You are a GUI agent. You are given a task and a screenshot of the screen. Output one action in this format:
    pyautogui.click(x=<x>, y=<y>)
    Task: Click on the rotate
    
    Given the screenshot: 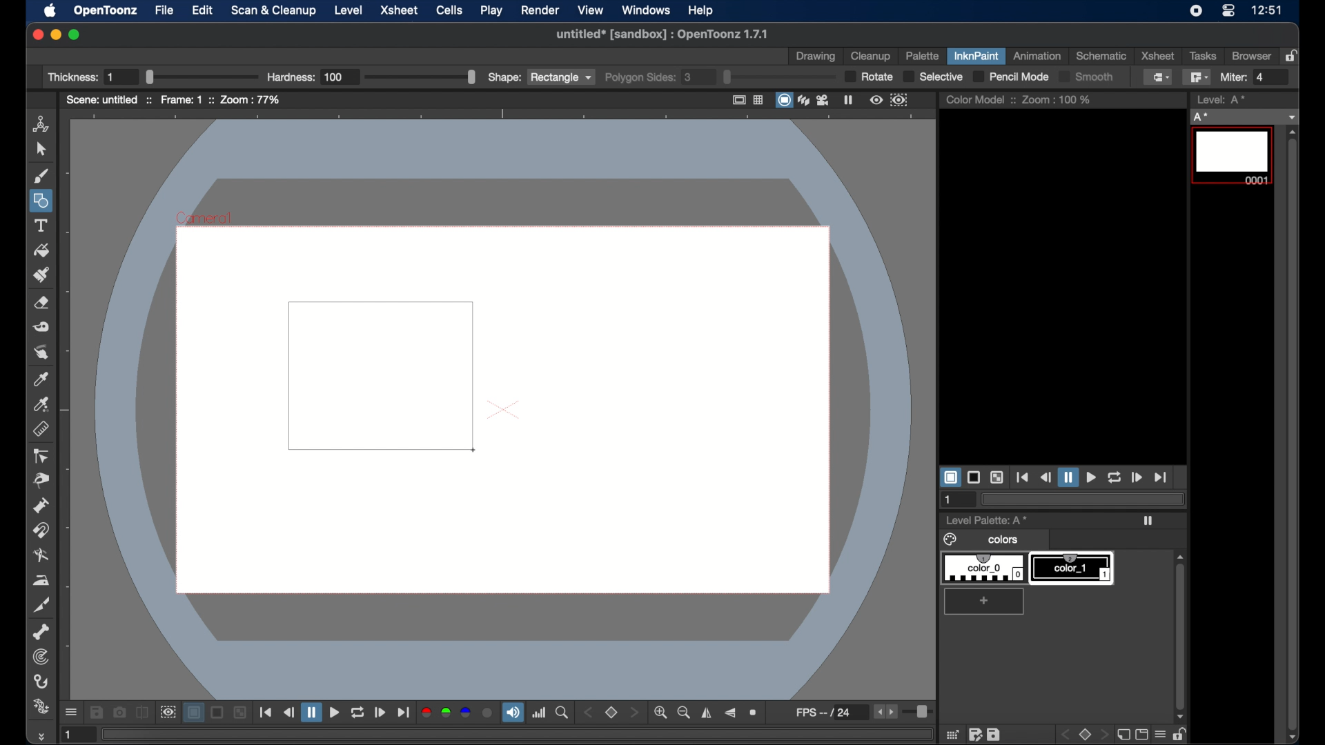 What is the action you would take?
    pyautogui.click(x=869, y=77)
    